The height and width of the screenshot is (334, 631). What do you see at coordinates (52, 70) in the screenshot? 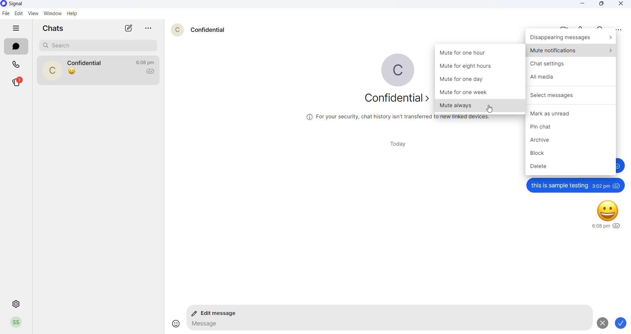
I see `profile picture` at bounding box center [52, 70].